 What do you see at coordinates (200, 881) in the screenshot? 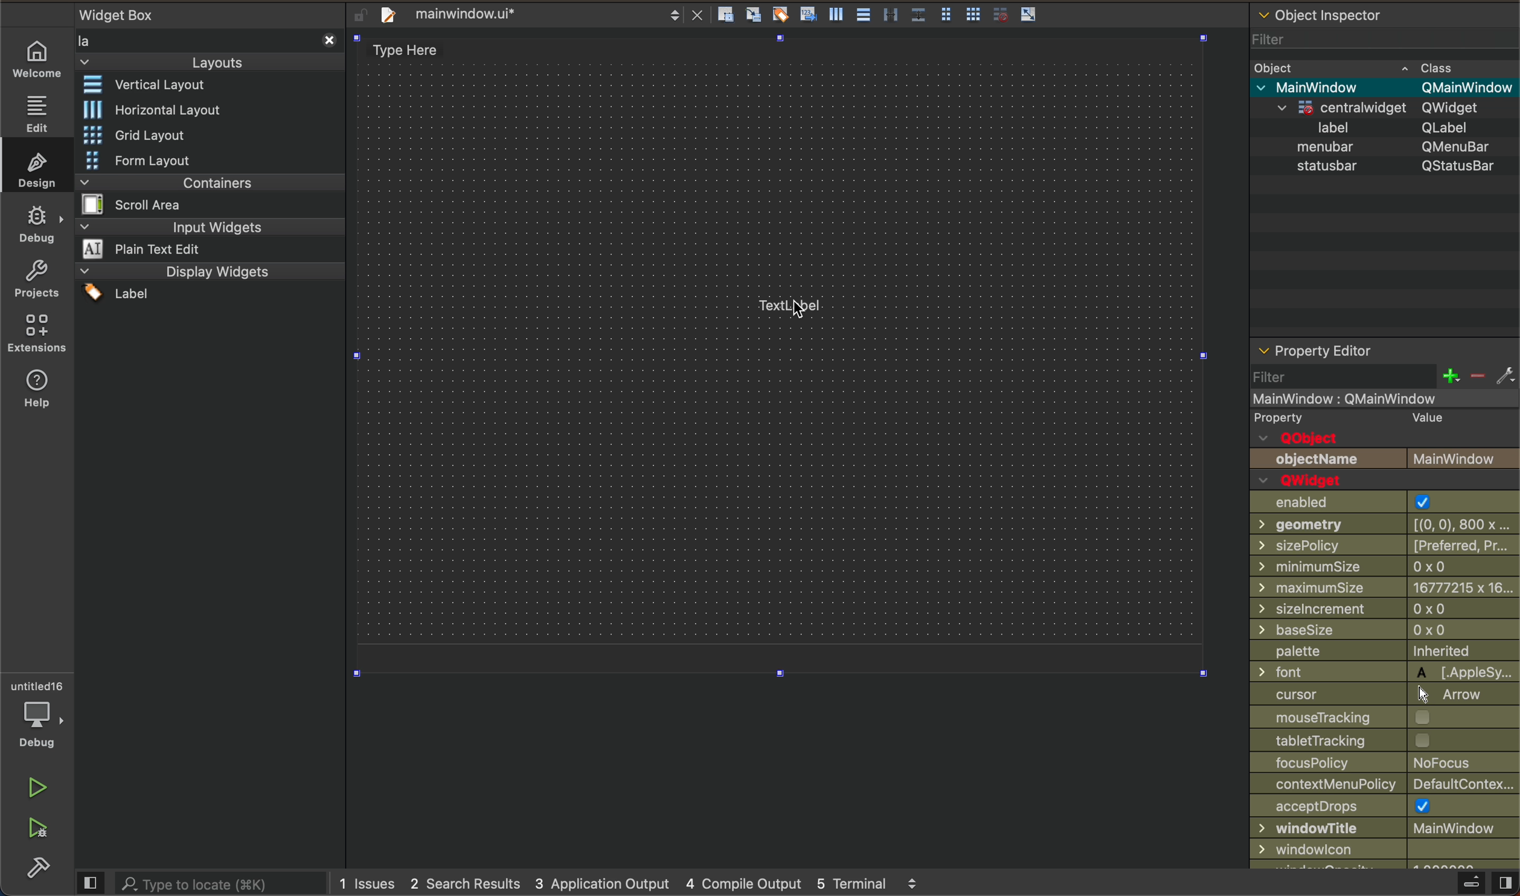
I see `search` at bounding box center [200, 881].